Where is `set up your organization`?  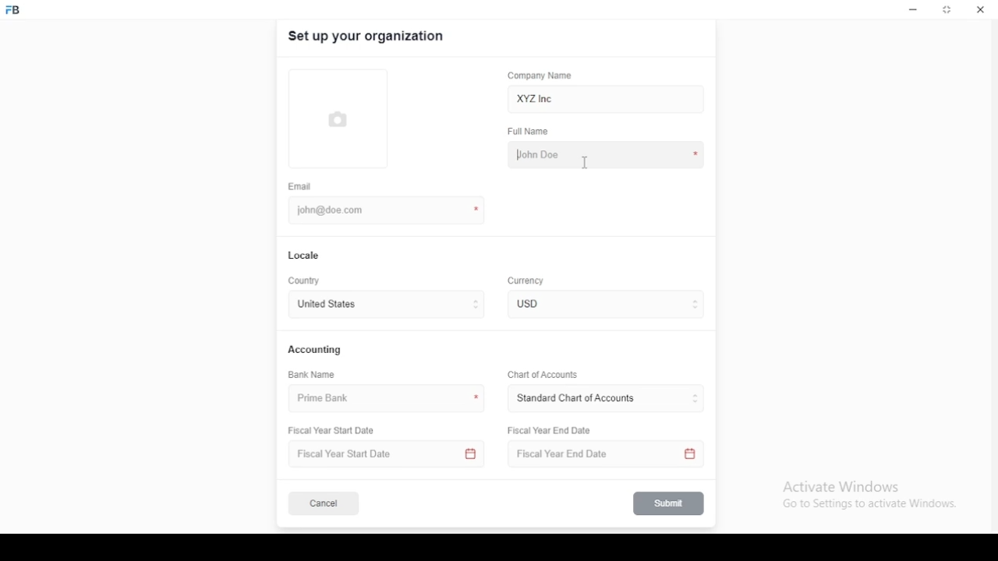 set up your organization is located at coordinates (367, 37).